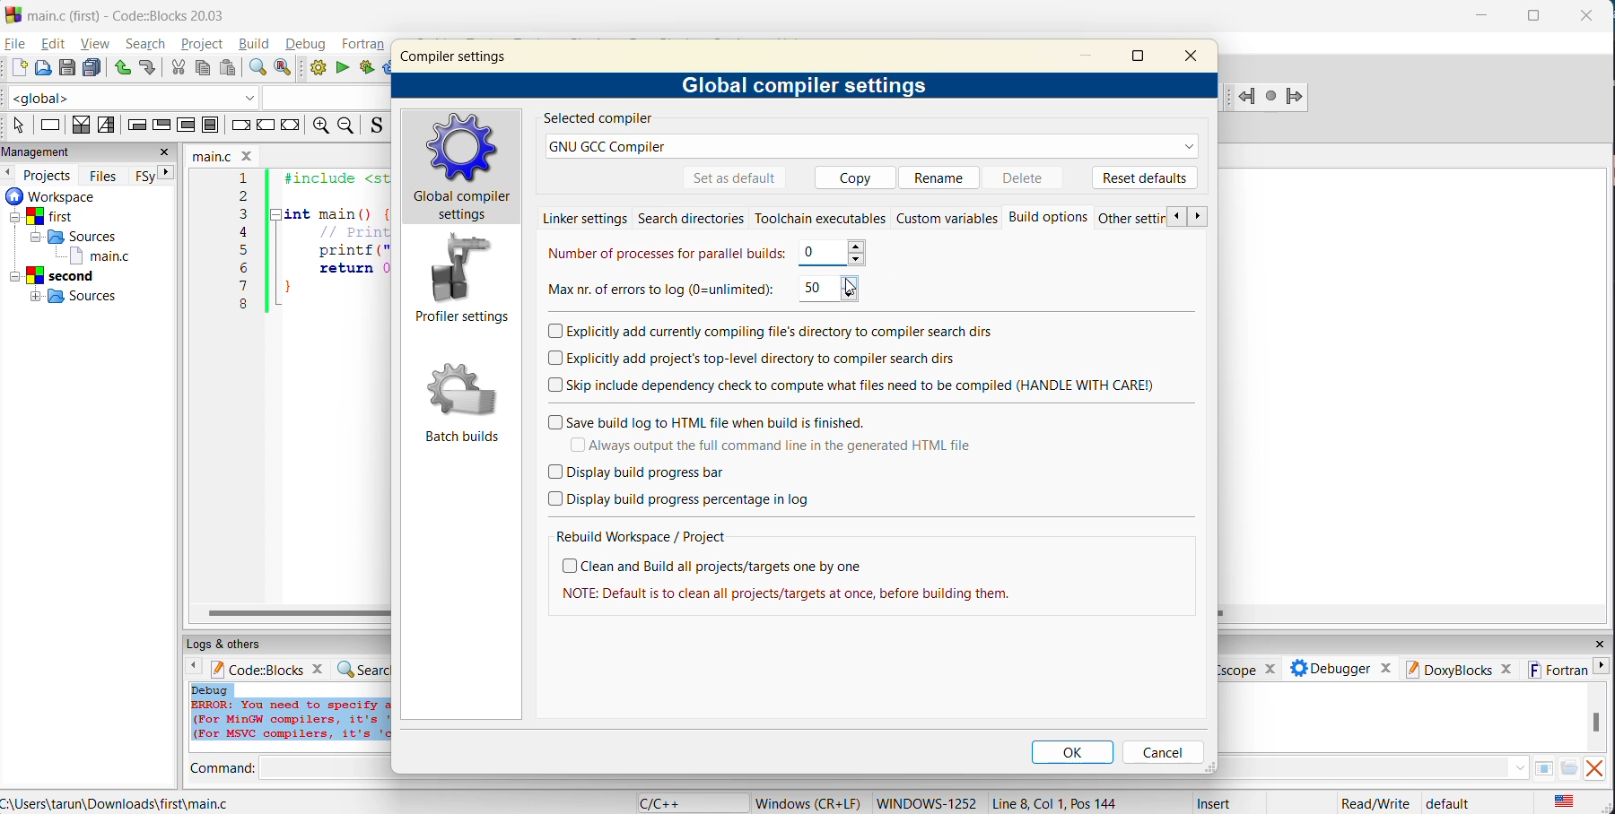 This screenshot has height=814, width=1615. Describe the element at coordinates (1244, 97) in the screenshot. I see `Jump back` at that location.